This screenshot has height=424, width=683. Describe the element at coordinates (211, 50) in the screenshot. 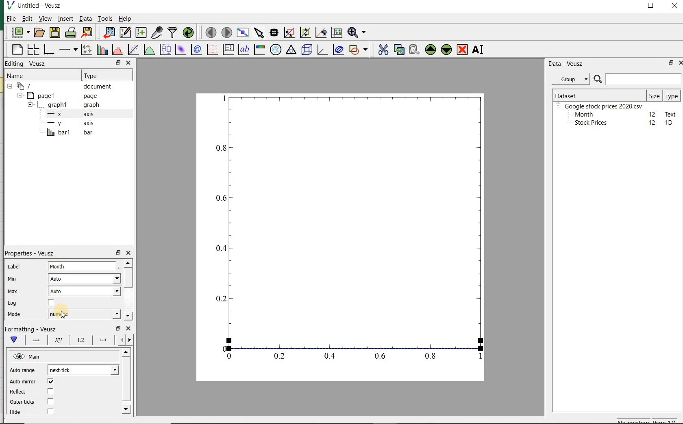

I see `plot a vector field` at that location.